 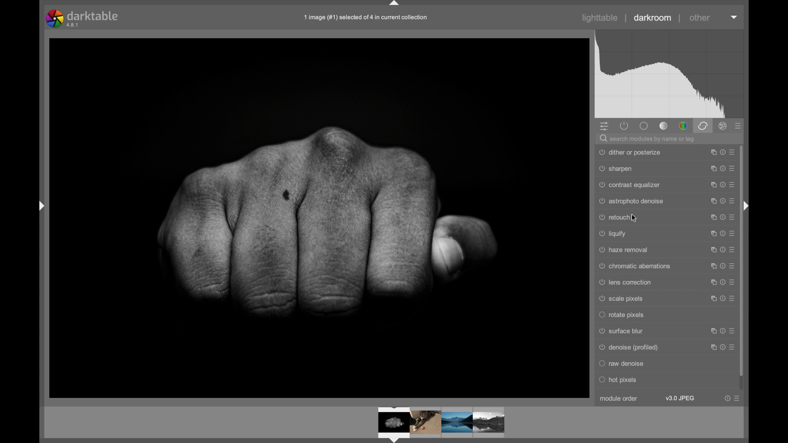 What do you see at coordinates (731, 184) in the screenshot?
I see `more options` at bounding box center [731, 184].